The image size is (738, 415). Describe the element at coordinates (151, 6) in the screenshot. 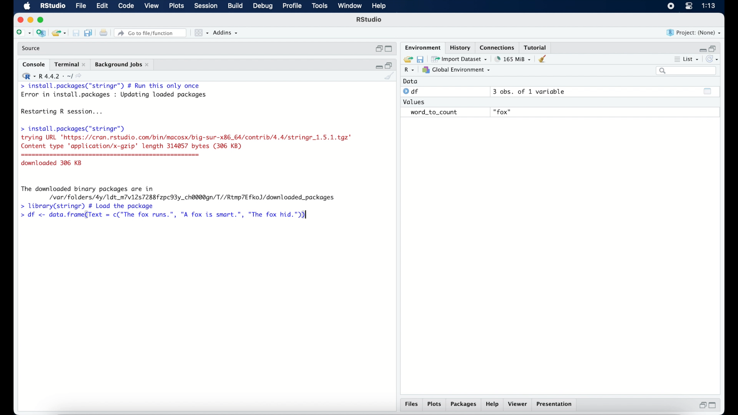

I see `view` at that location.